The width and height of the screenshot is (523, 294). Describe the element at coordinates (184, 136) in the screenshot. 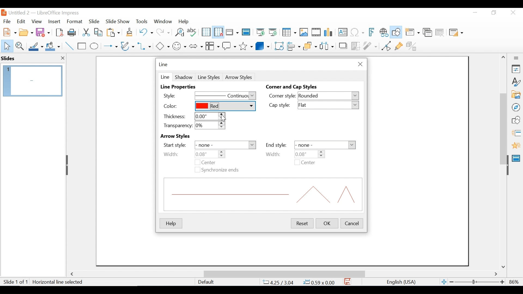

I see `Arrow Styles` at that location.